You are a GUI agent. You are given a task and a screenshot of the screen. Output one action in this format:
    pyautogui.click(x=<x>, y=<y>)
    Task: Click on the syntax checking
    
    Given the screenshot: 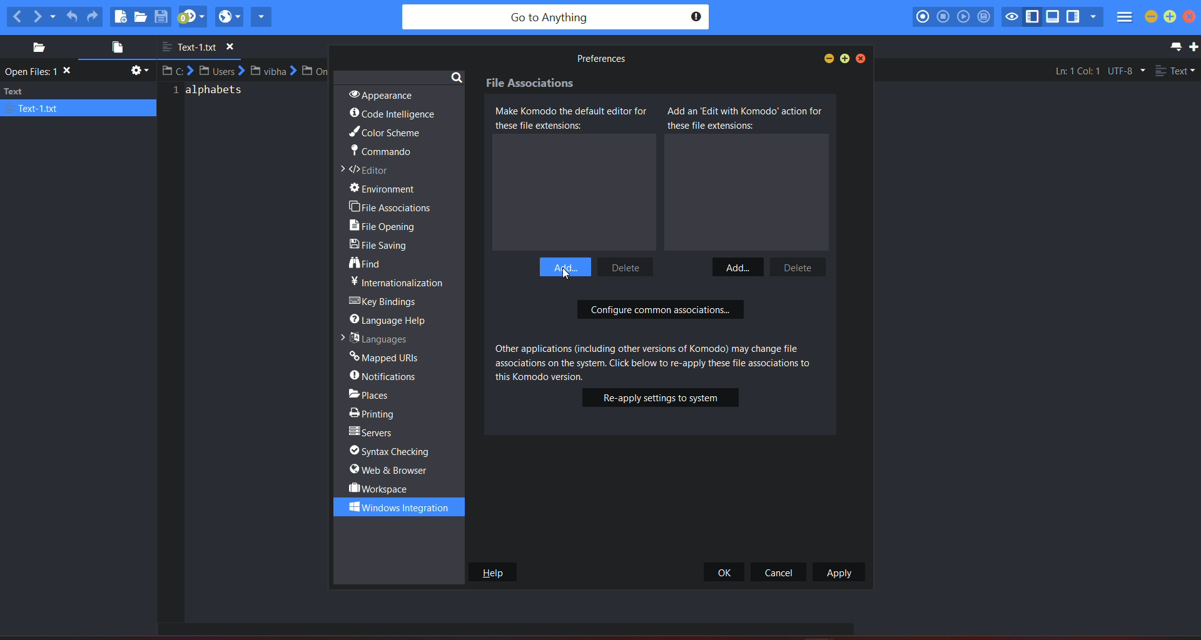 What is the action you would take?
    pyautogui.click(x=395, y=451)
    